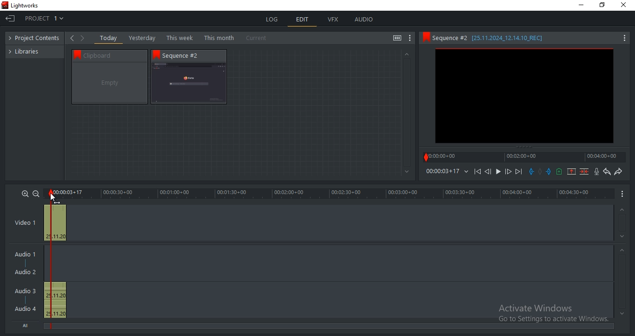 The height and width of the screenshot is (336, 635). I want to click on Greyed out down arrow, so click(622, 313).